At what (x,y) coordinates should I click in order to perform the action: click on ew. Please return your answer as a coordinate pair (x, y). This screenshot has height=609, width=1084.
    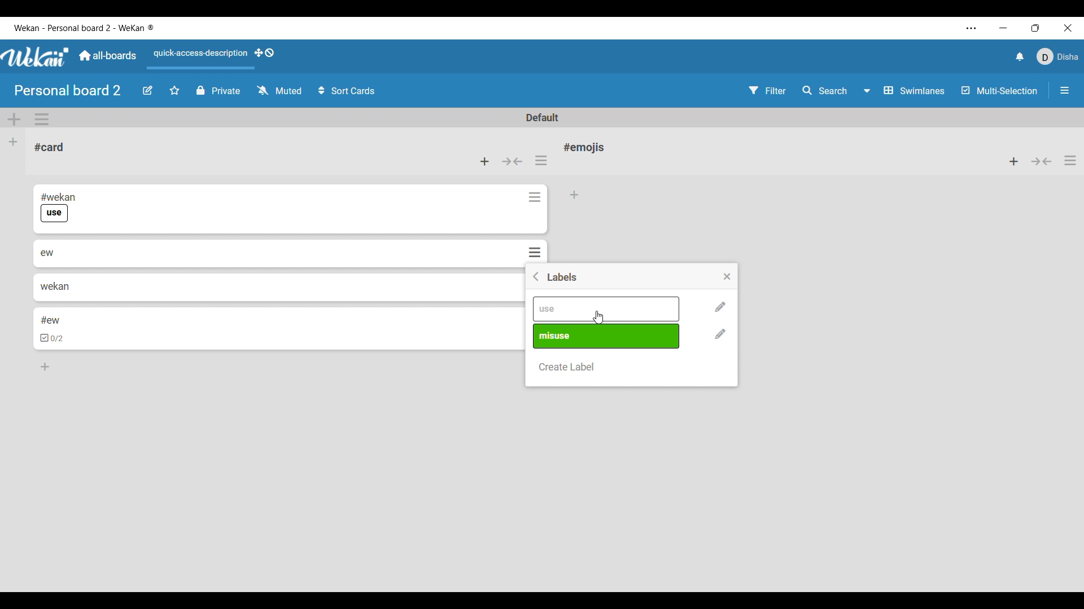
    Looking at the image, I should click on (47, 252).